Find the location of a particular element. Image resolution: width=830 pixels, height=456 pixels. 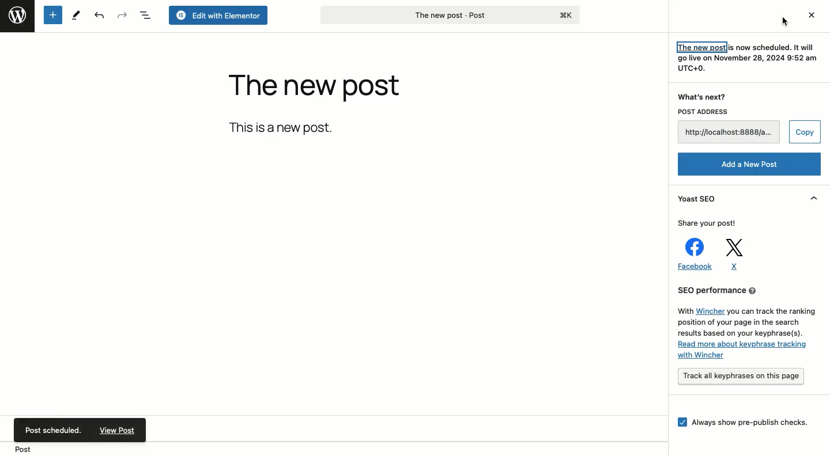

Edit with elementor is located at coordinates (218, 16).